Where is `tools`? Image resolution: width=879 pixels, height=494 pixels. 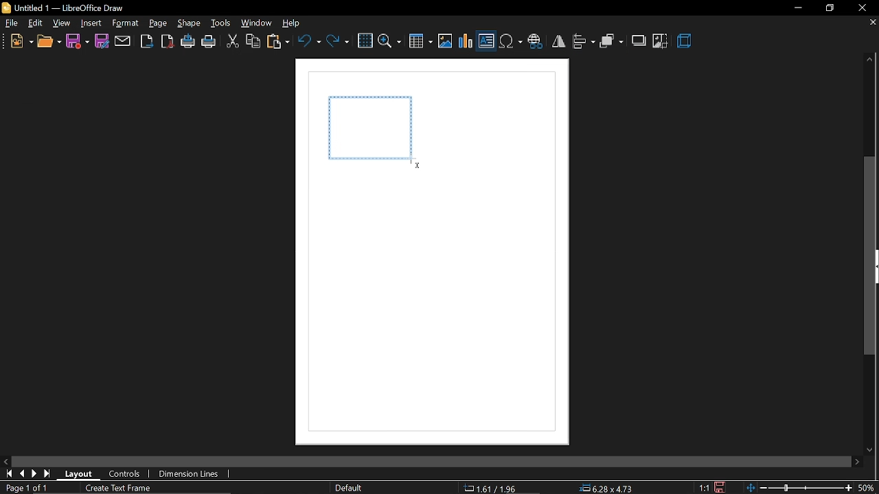
tools is located at coordinates (221, 24).